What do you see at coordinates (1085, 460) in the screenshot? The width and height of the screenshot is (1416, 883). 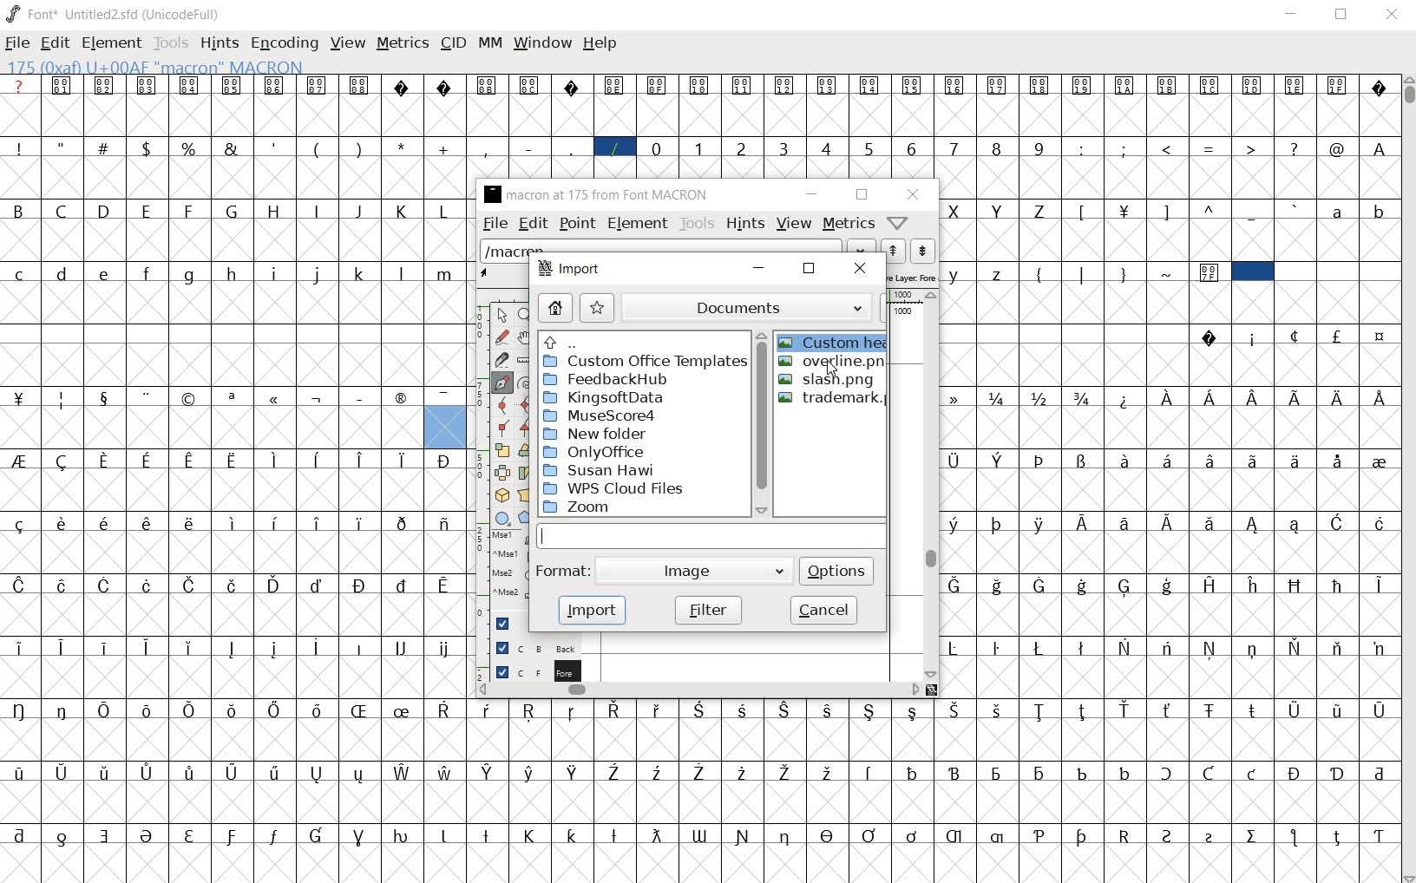 I see `Symbol` at bounding box center [1085, 460].